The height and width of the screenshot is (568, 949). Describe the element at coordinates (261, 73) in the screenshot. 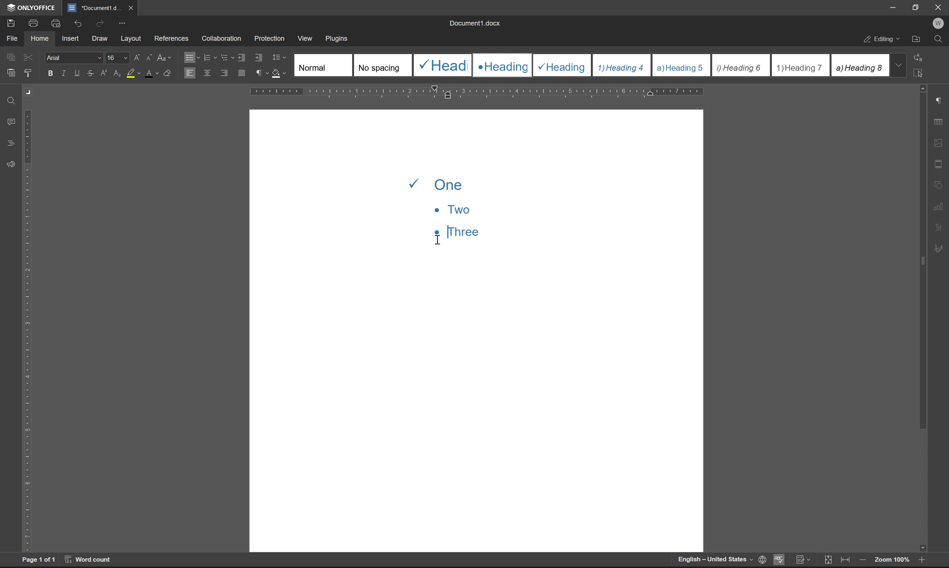

I see `paragraph` at that location.